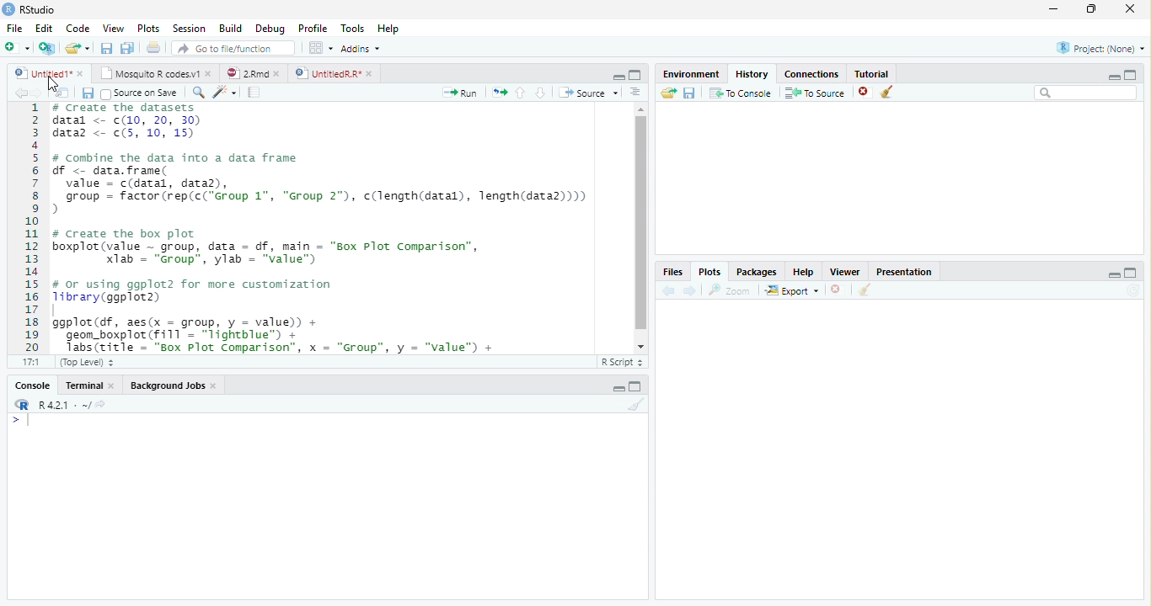 This screenshot has width=1151, height=606. Describe the element at coordinates (72, 48) in the screenshot. I see `Open an existing file` at that location.